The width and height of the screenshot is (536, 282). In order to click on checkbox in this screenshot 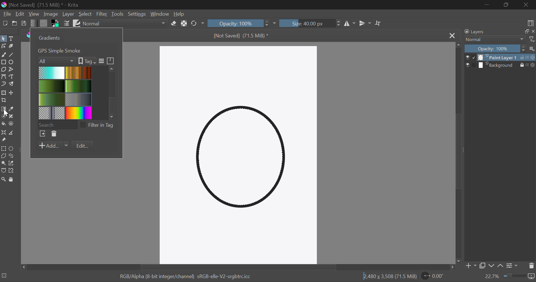, I will do `click(471, 65)`.